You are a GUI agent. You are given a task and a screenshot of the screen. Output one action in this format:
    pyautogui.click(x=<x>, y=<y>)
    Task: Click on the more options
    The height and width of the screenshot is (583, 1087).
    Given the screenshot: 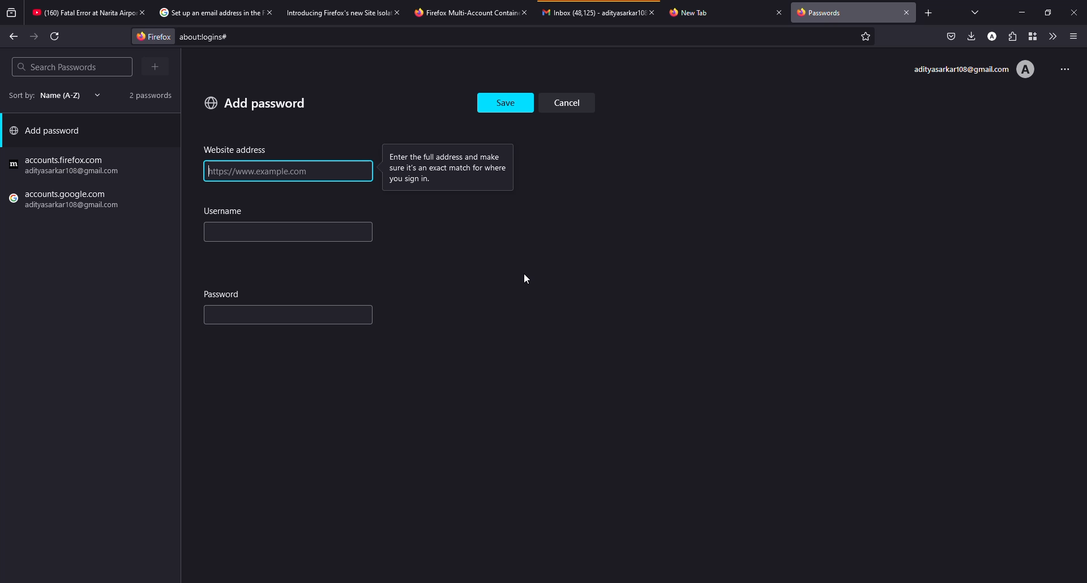 What is the action you would take?
    pyautogui.click(x=1061, y=68)
    